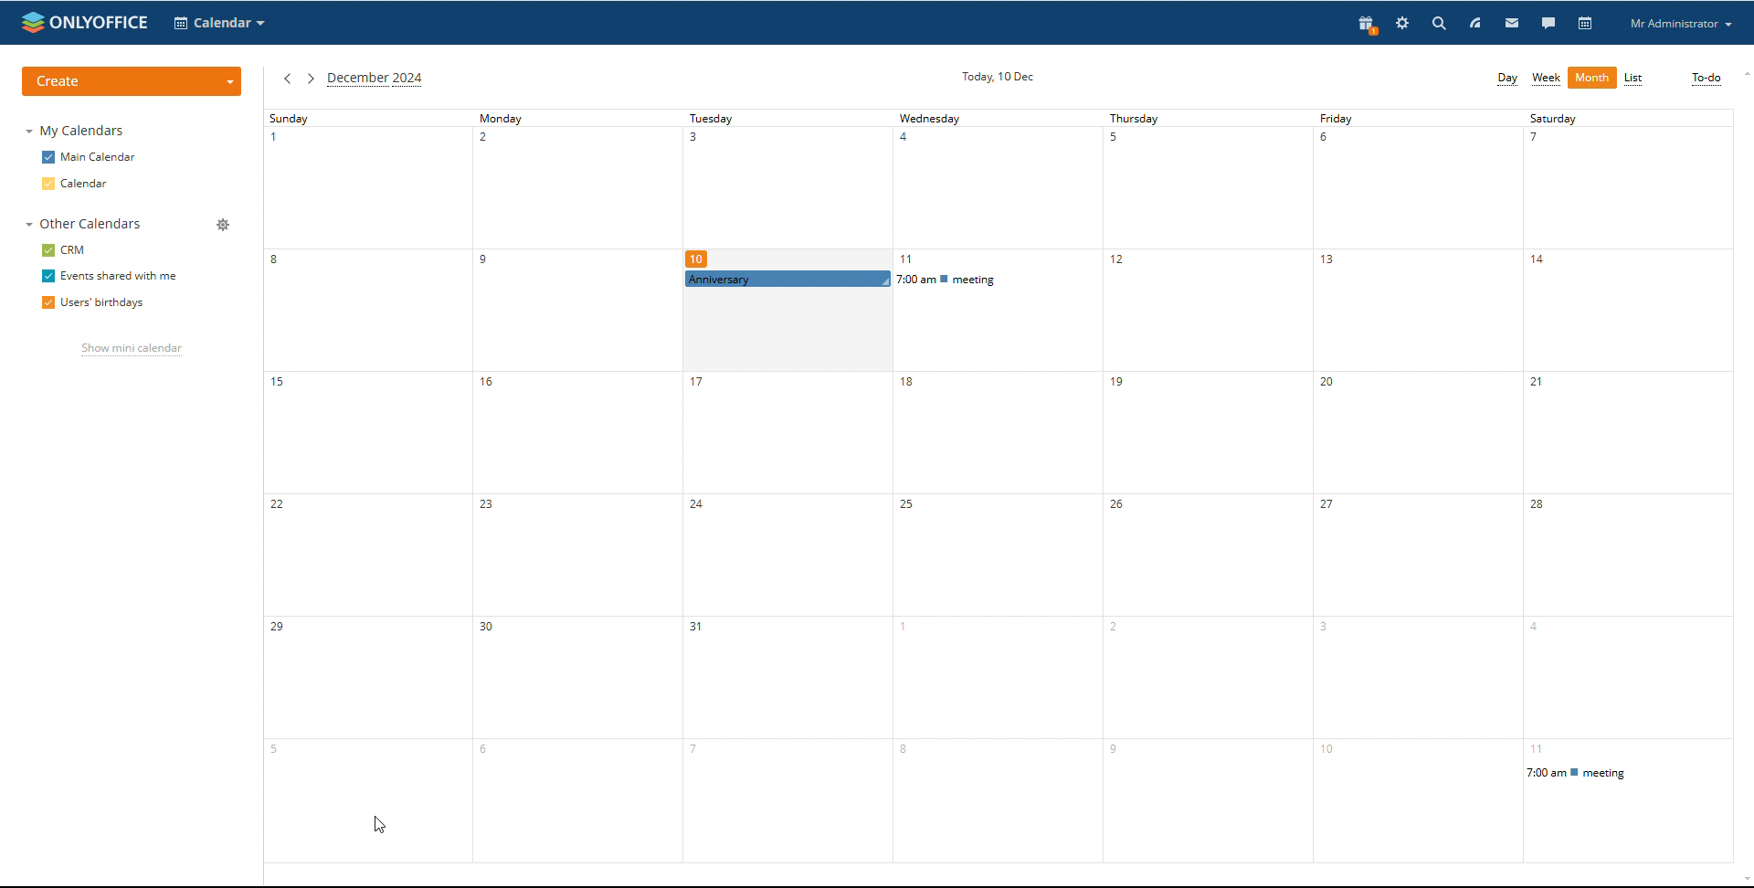 The width and height of the screenshot is (1754, 888). I want to click on next month, so click(310, 78).